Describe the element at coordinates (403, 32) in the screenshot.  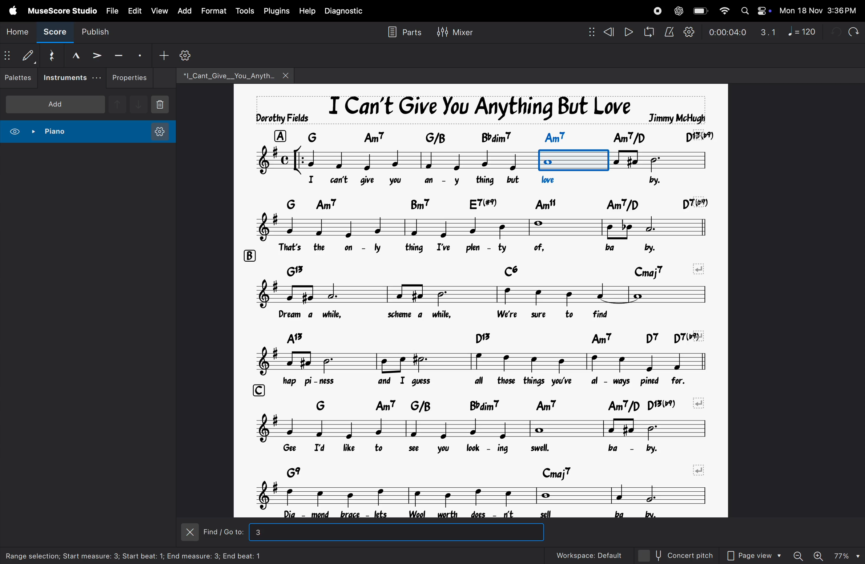
I see `parts` at that location.